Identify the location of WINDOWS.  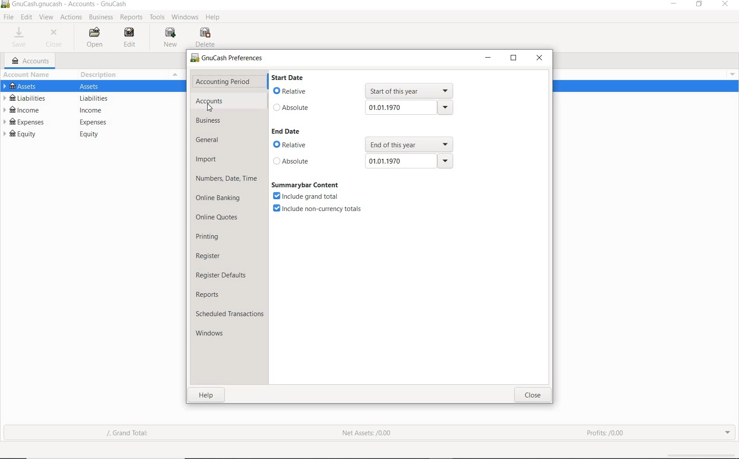
(183, 17).